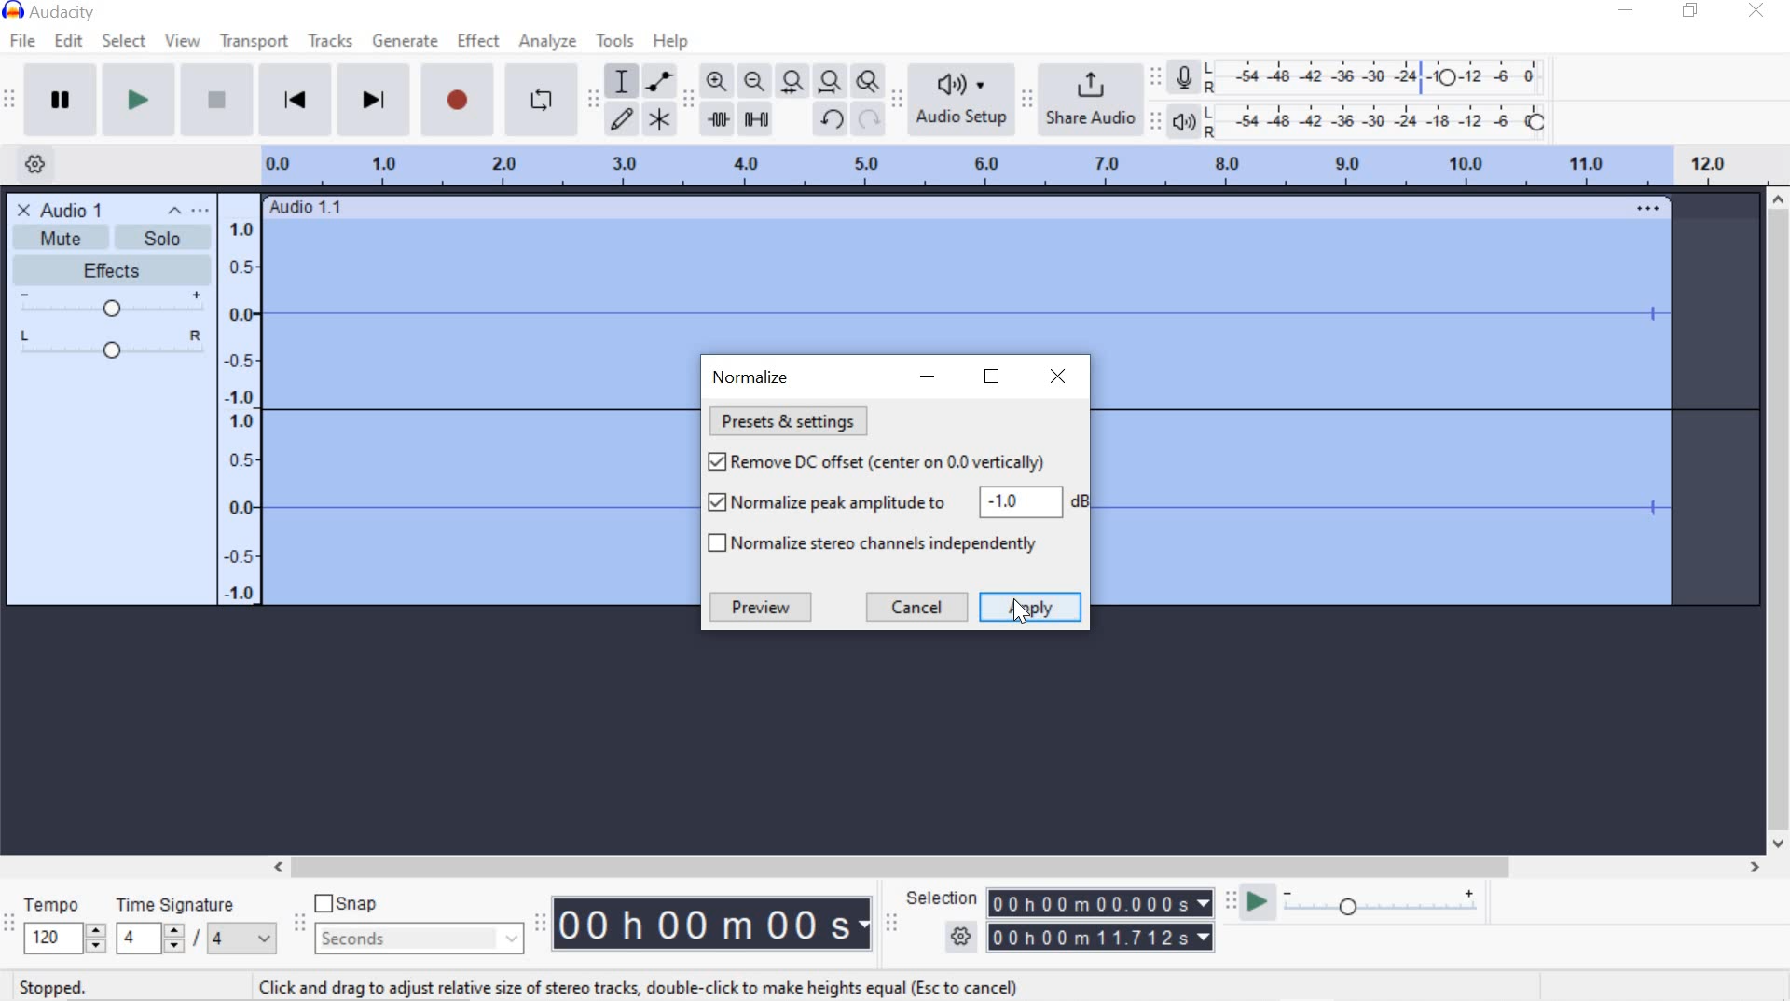 The height and width of the screenshot is (1001, 1790). I want to click on audio 1.1, so click(312, 210).